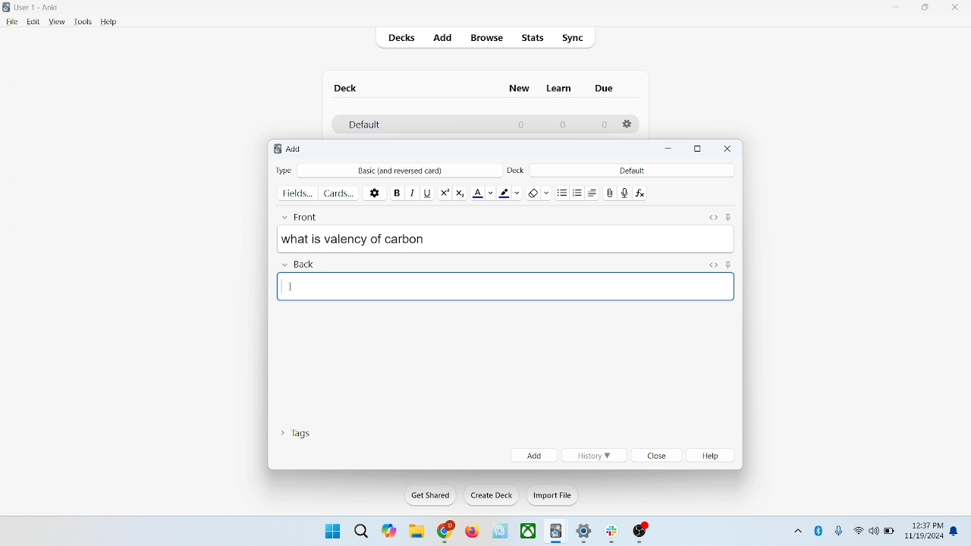 This screenshot has width=971, height=546. I want to click on chrome, so click(446, 532).